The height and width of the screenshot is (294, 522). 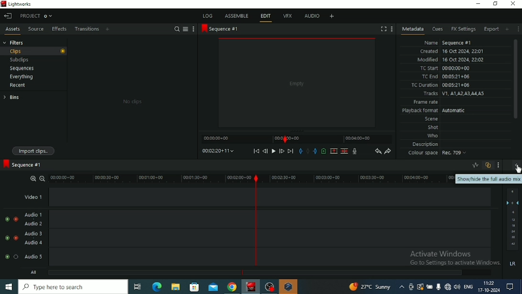 I want to click on Notifications, so click(x=510, y=287).